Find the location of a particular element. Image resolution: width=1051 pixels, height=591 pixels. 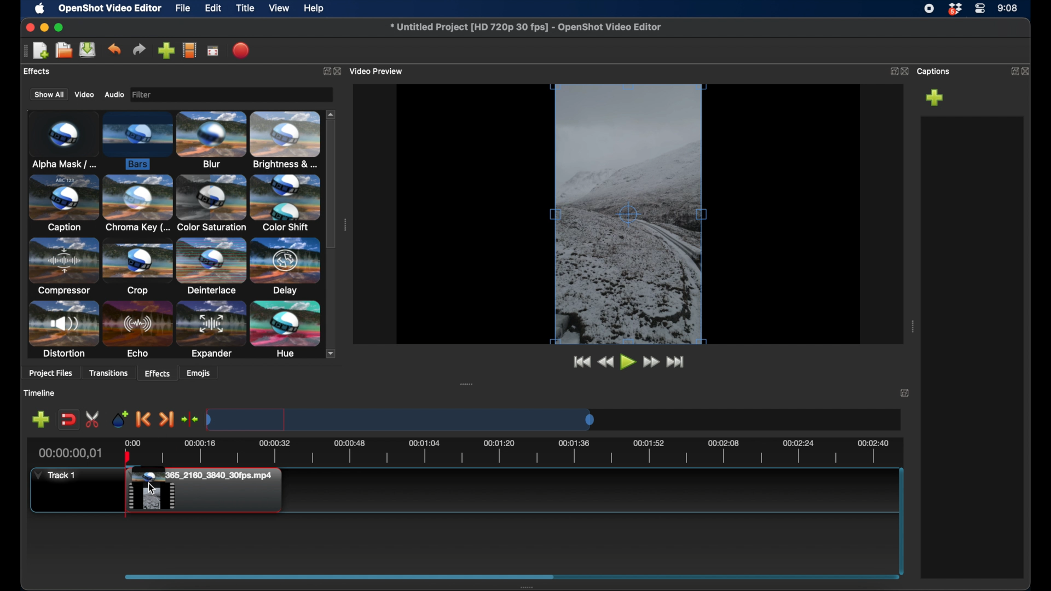

brightness & contrast is located at coordinates (287, 140).